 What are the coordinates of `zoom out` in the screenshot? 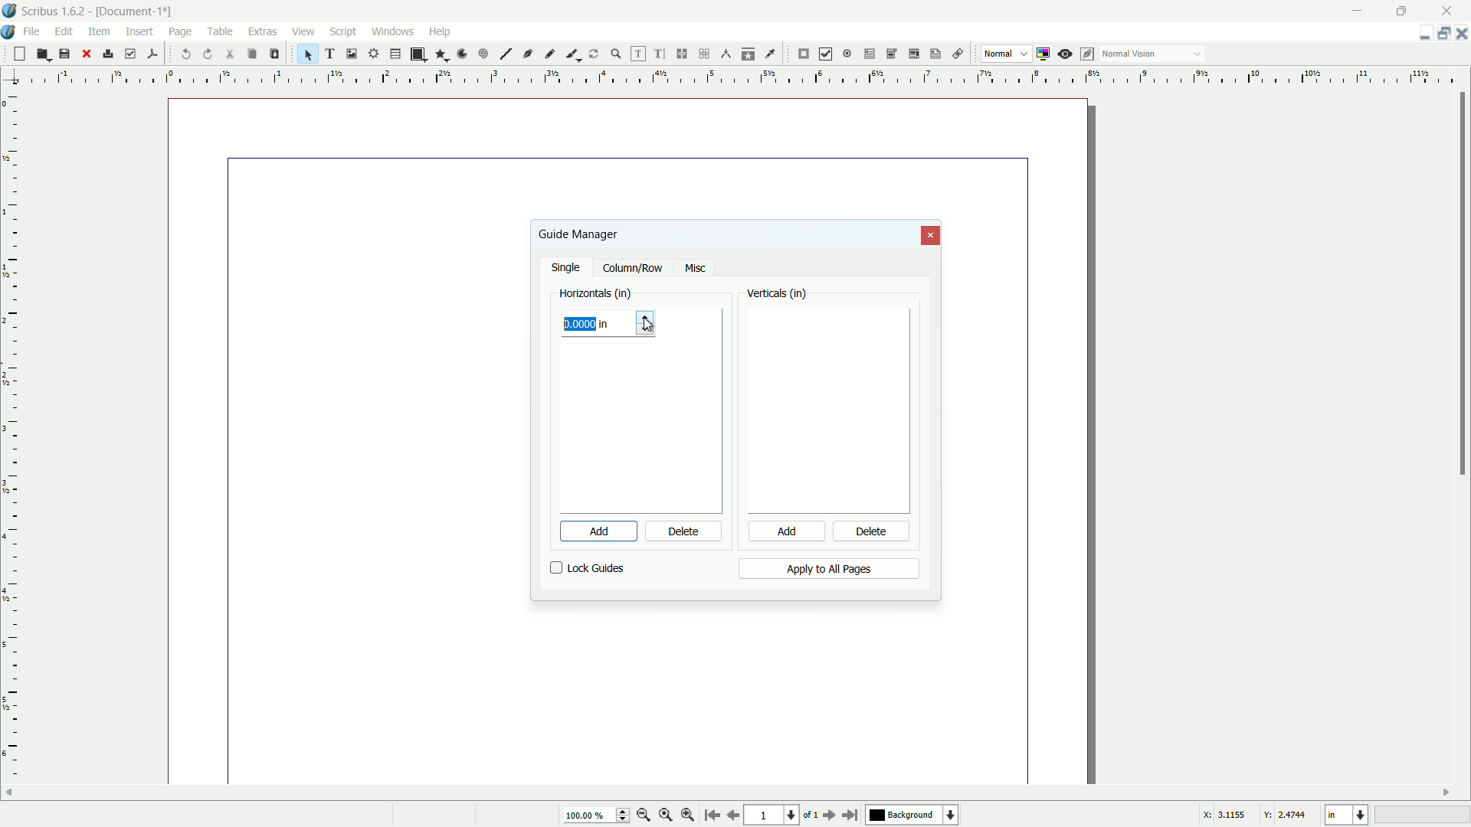 It's located at (644, 815).